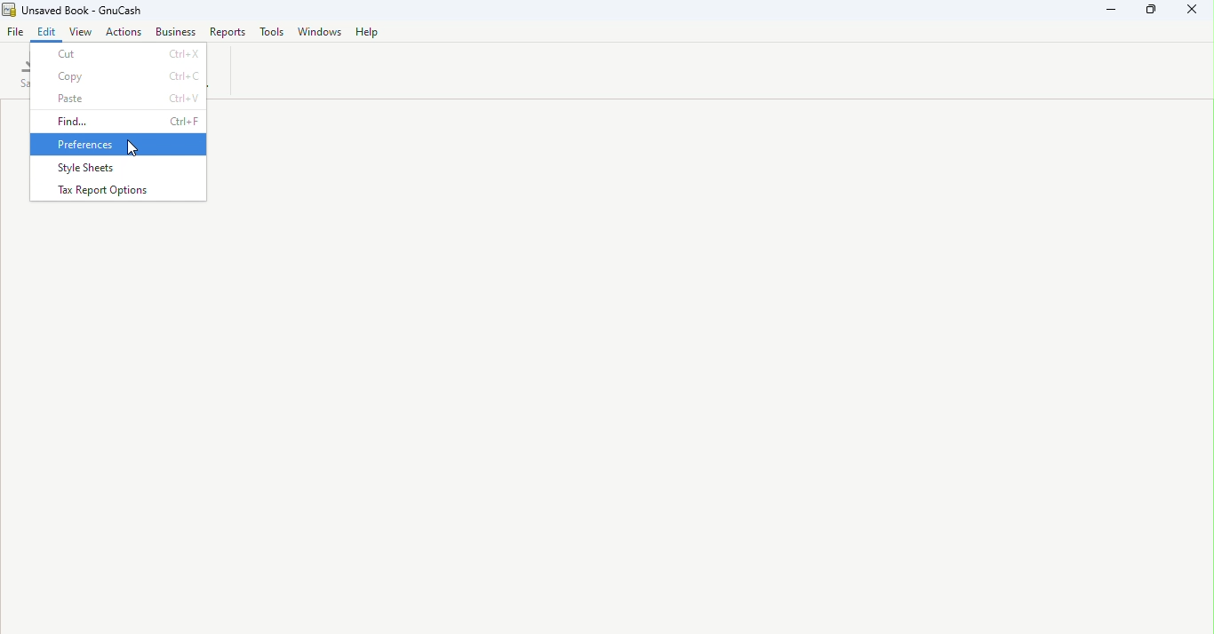 The image size is (1214, 634). What do you see at coordinates (120, 145) in the screenshot?
I see `Preferences` at bounding box center [120, 145].